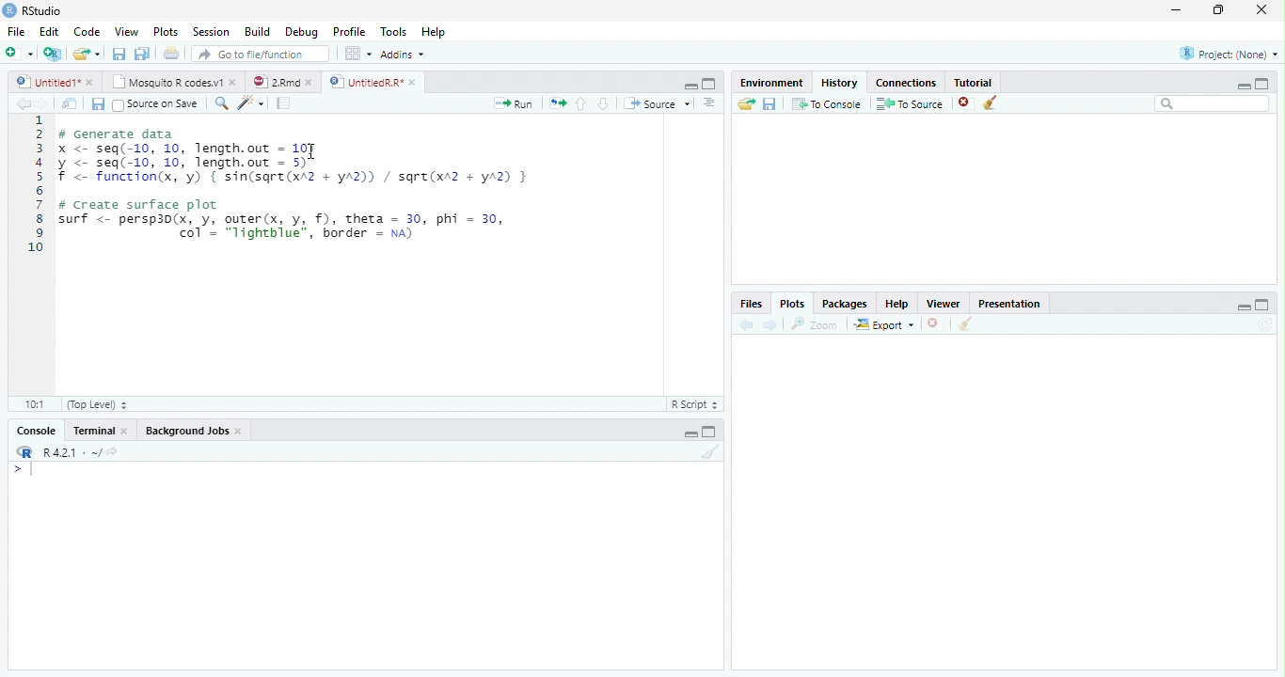 This screenshot has width=1285, height=677. What do you see at coordinates (1218, 9) in the screenshot?
I see `restore` at bounding box center [1218, 9].